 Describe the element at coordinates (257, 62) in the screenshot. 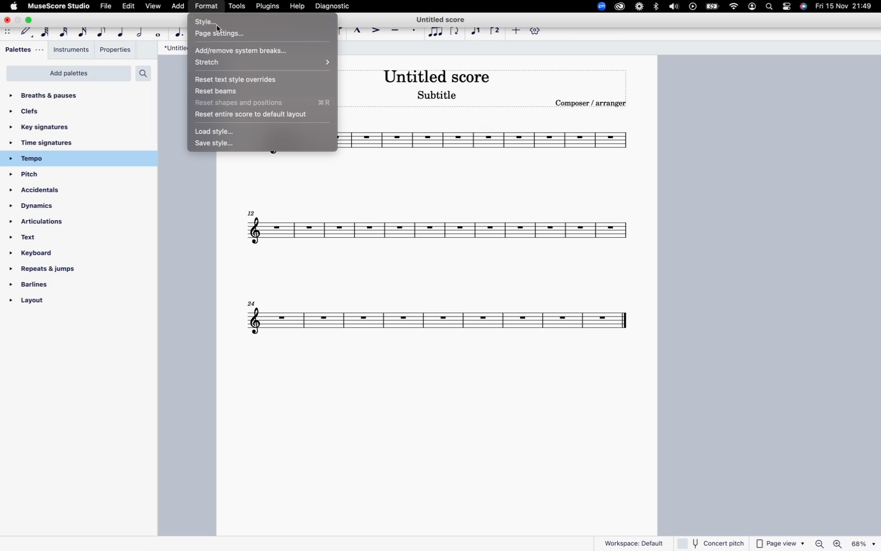

I see `stretch` at that location.